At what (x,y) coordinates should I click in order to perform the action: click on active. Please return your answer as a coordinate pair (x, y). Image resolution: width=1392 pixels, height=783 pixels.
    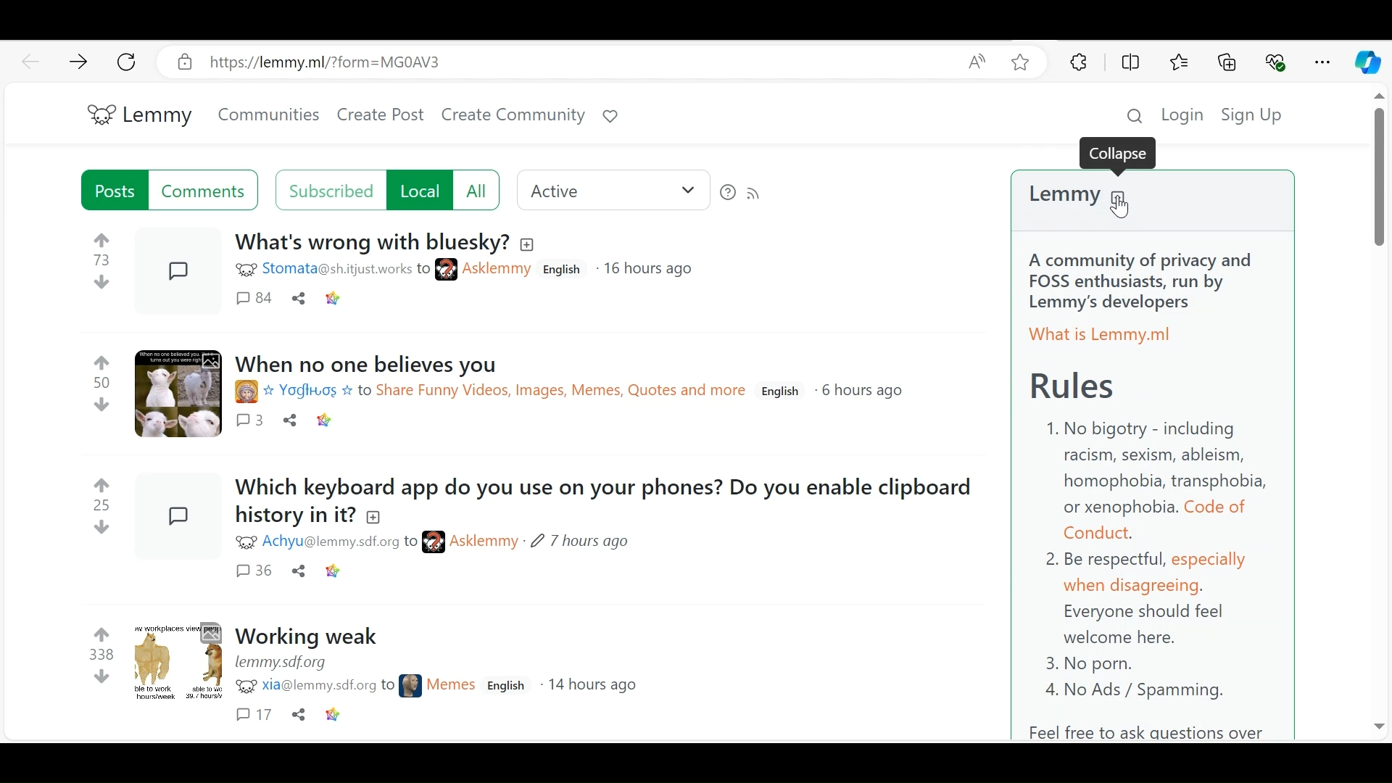
    Looking at the image, I should click on (614, 191).